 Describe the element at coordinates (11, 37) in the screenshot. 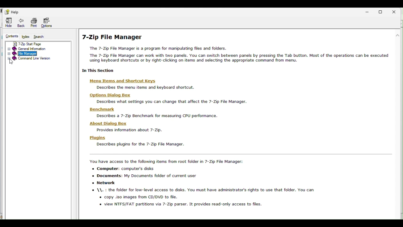

I see `contents` at that location.